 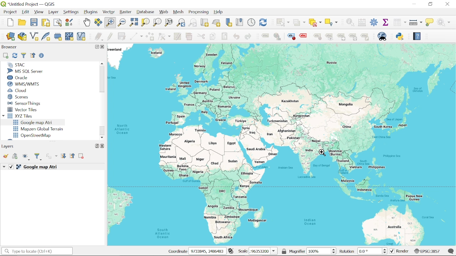 What do you see at coordinates (335, 253) in the screenshot?
I see `Decrease` at bounding box center [335, 253].